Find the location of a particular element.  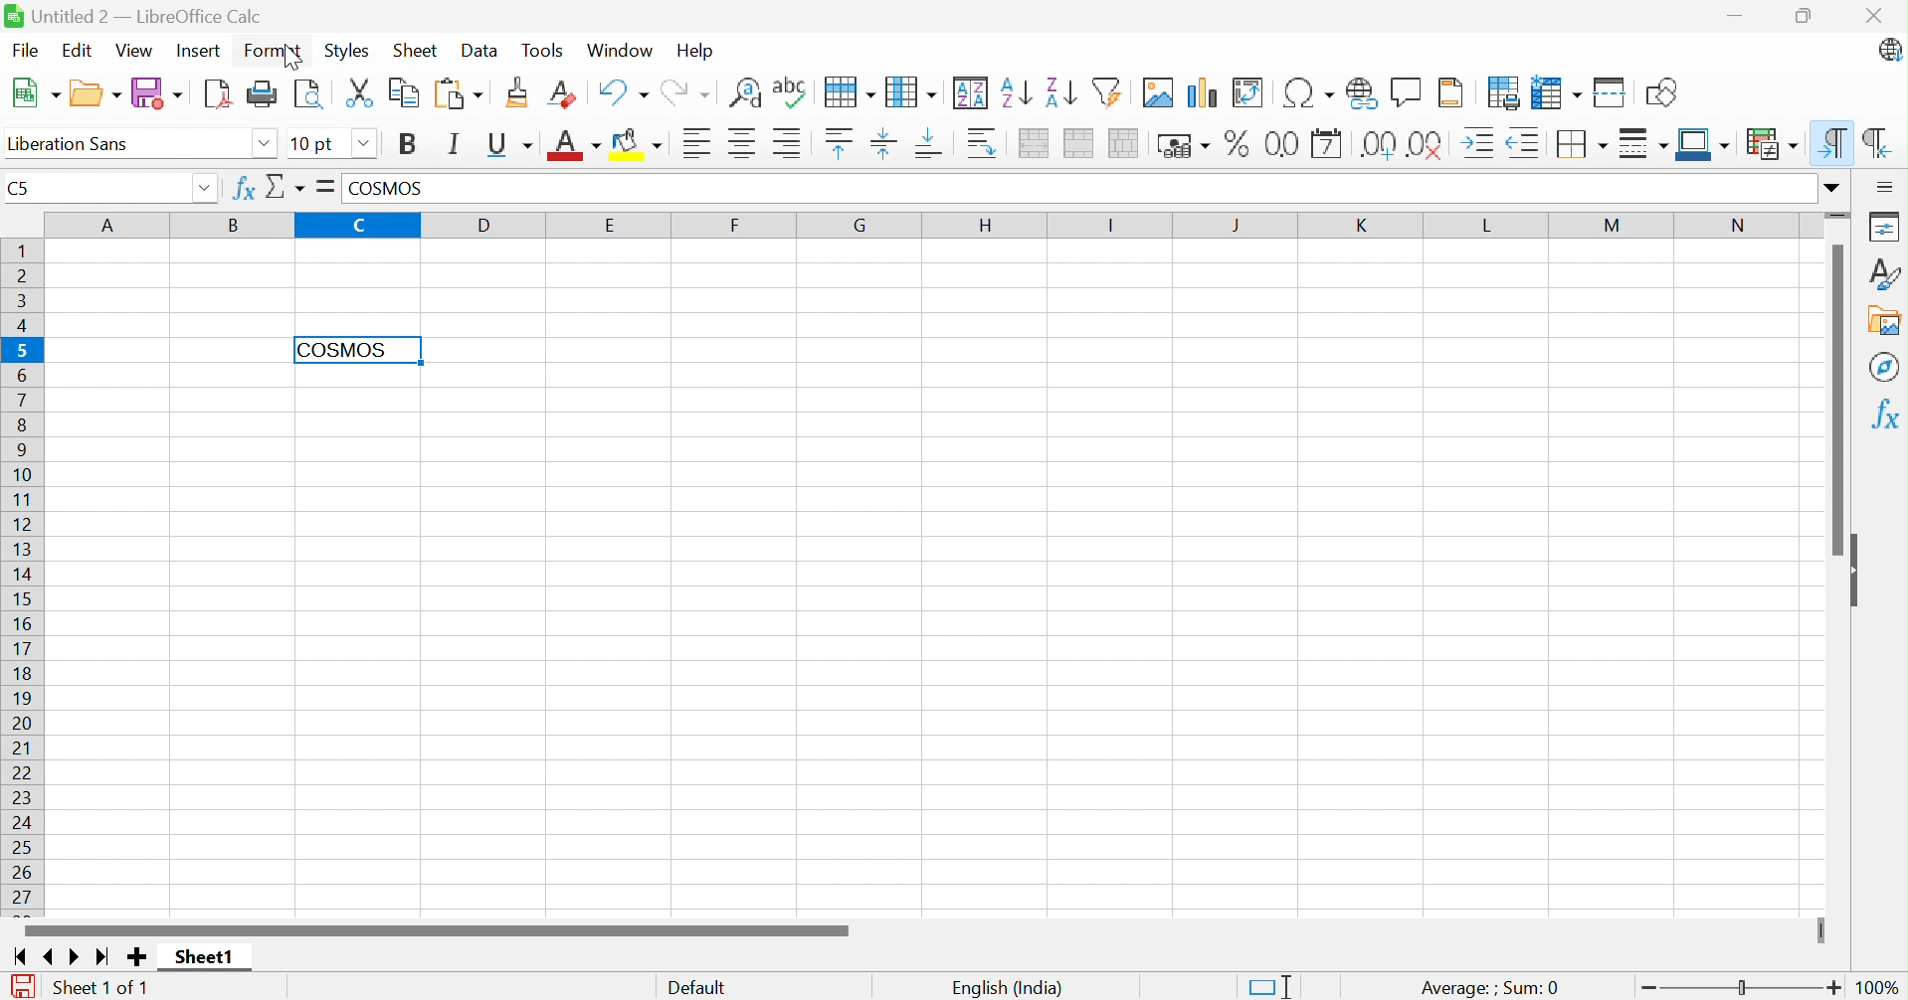

Scroll Bar is located at coordinates (1834, 403).